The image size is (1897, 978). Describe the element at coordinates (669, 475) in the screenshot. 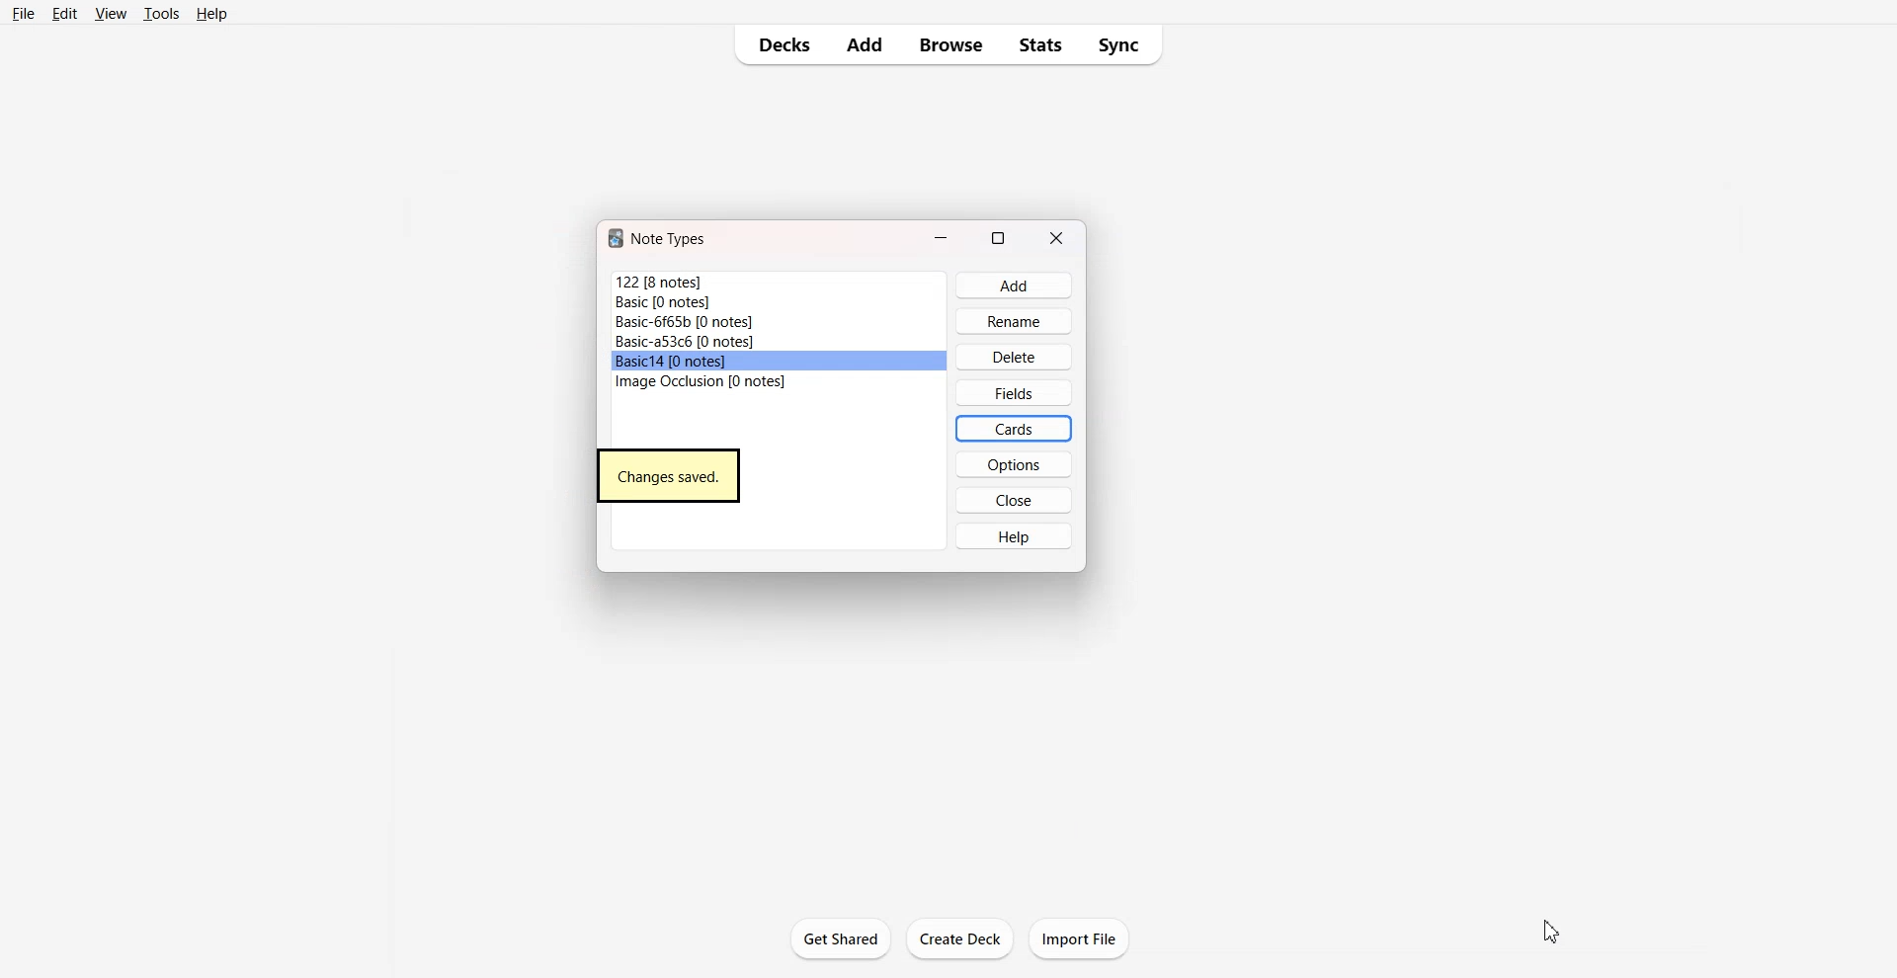

I see `Text` at that location.